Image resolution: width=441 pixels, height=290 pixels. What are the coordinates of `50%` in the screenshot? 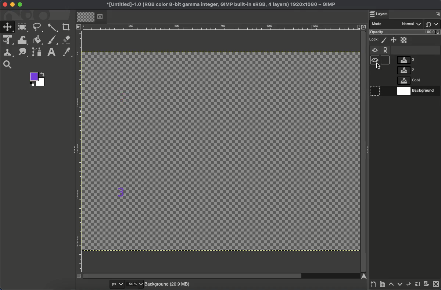 It's located at (135, 284).